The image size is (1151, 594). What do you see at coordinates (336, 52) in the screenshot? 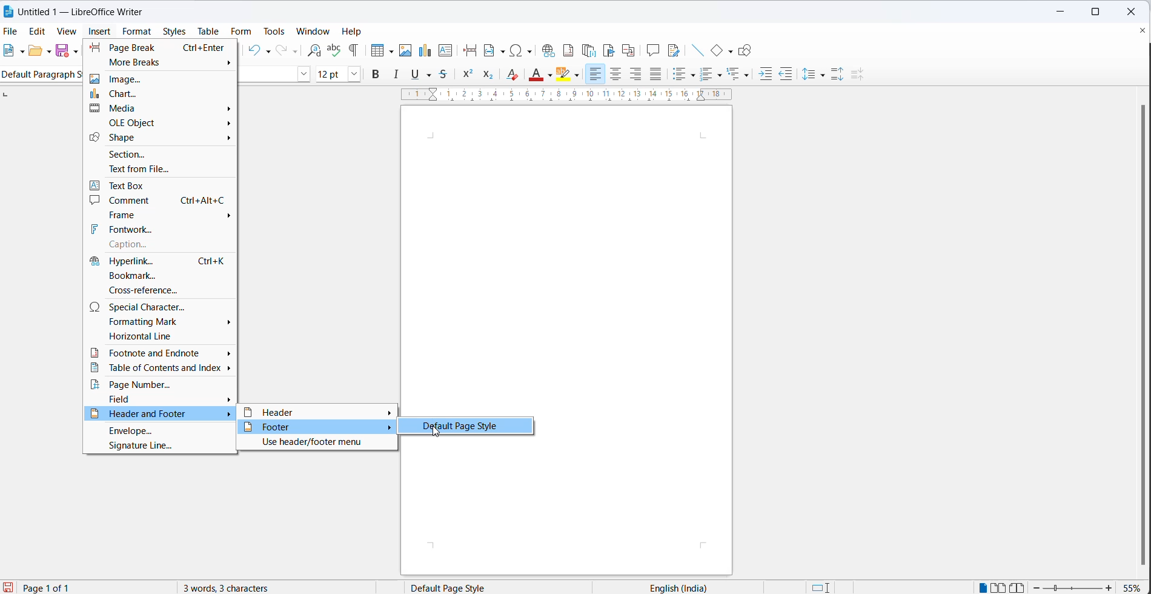
I see `spellings` at bounding box center [336, 52].